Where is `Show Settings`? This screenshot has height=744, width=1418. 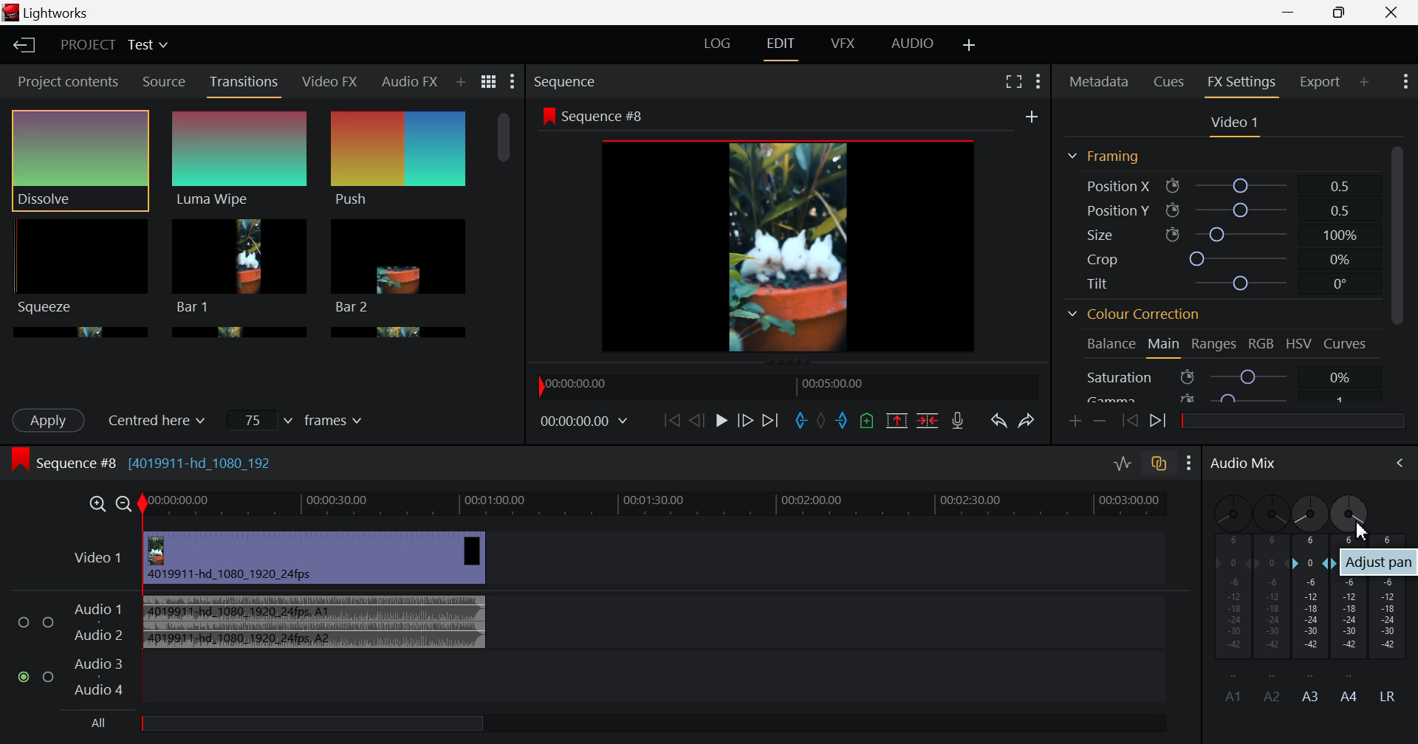 Show Settings is located at coordinates (1405, 83).